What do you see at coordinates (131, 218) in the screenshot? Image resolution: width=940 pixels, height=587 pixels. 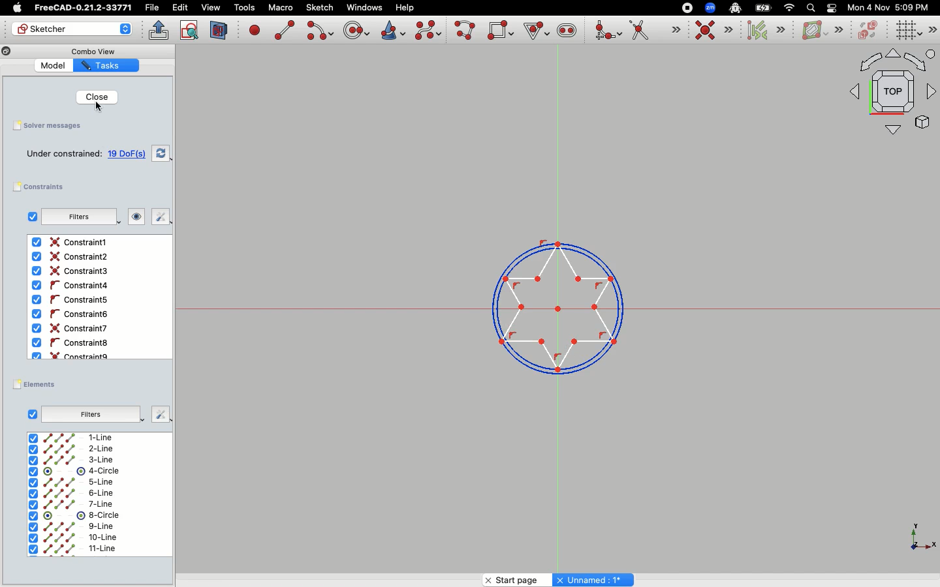 I see `Look` at bounding box center [131, 218].